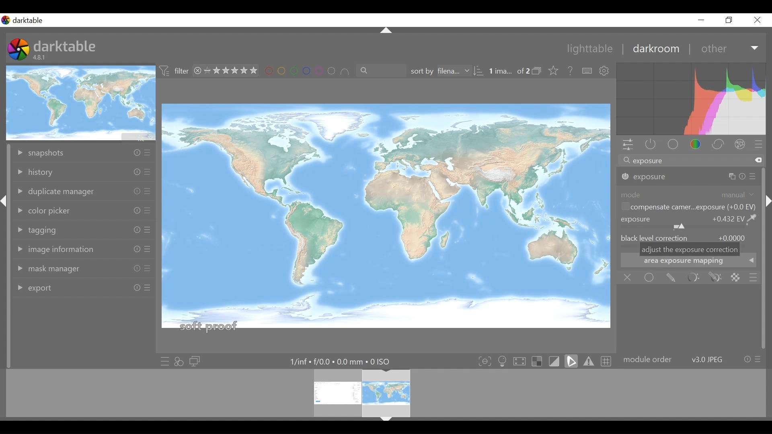 Image resolution: width=772 pixels, height=434 pixels. What do you see at coordinates (384, 393) in the screenshot?
I see `filmstrip` at bounding box center [384, 393].